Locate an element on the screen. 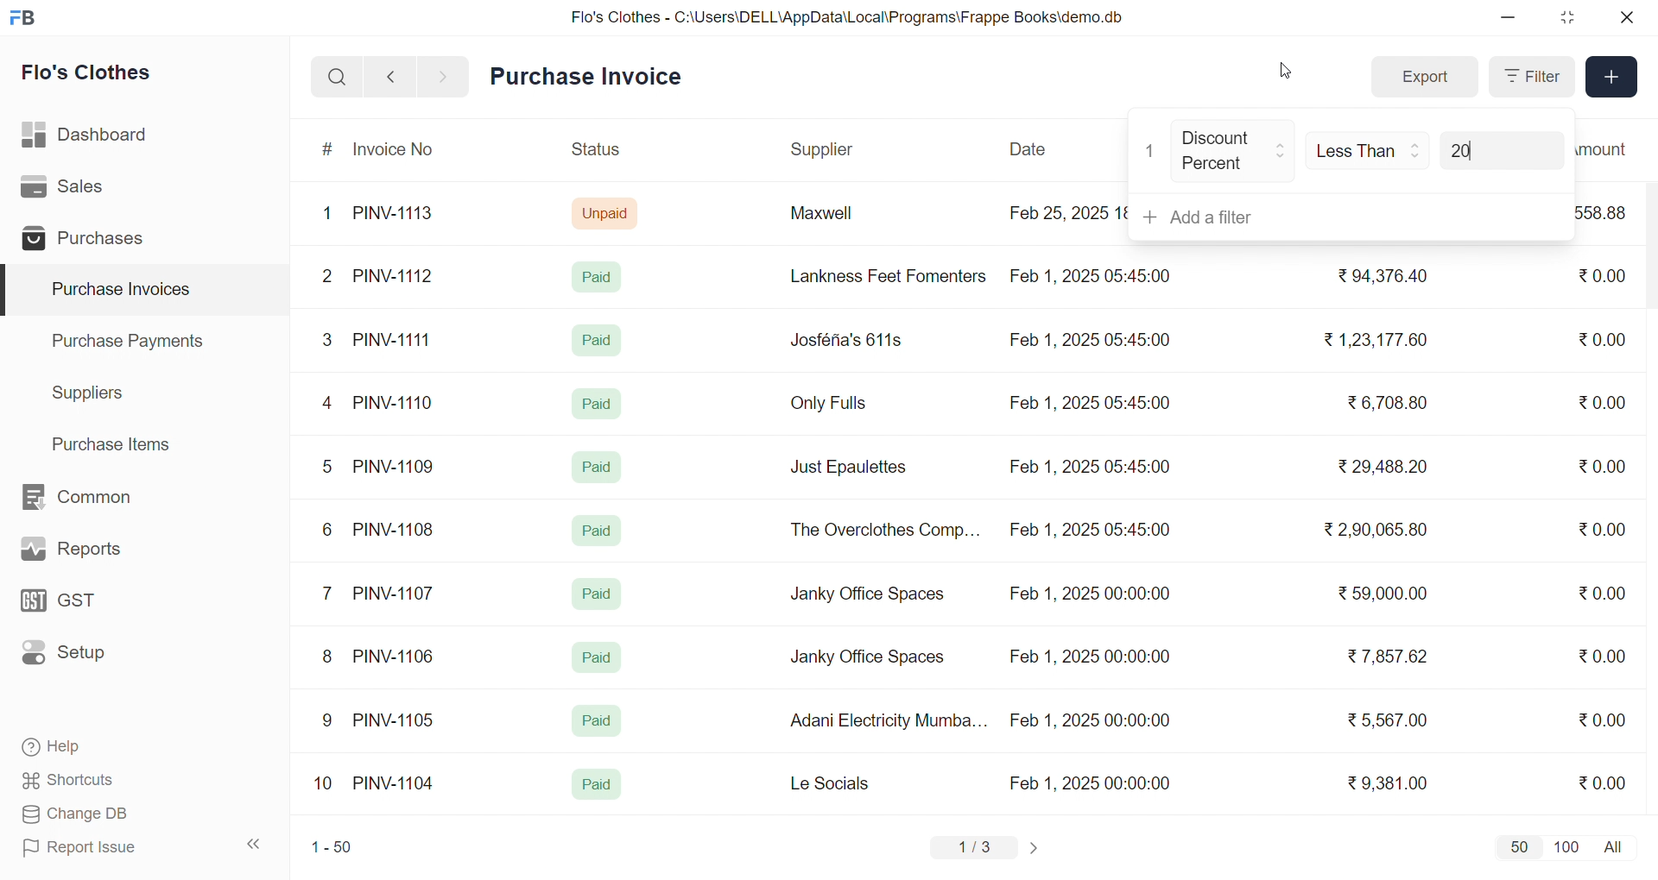  Paid is located at coordinates (595, 721).